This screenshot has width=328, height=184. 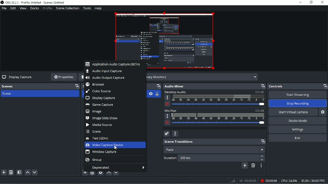 I want to click on Scenes, so click(x=40, y=86).